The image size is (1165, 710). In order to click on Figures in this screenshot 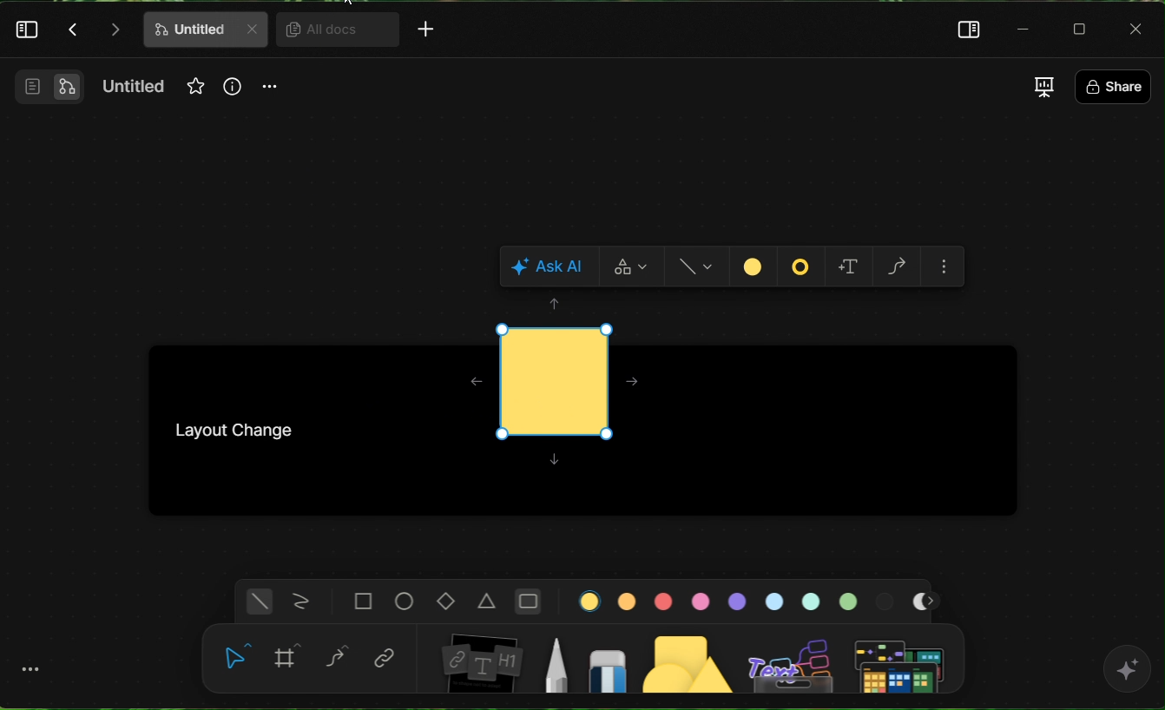, I will do `click(801, 266)`.